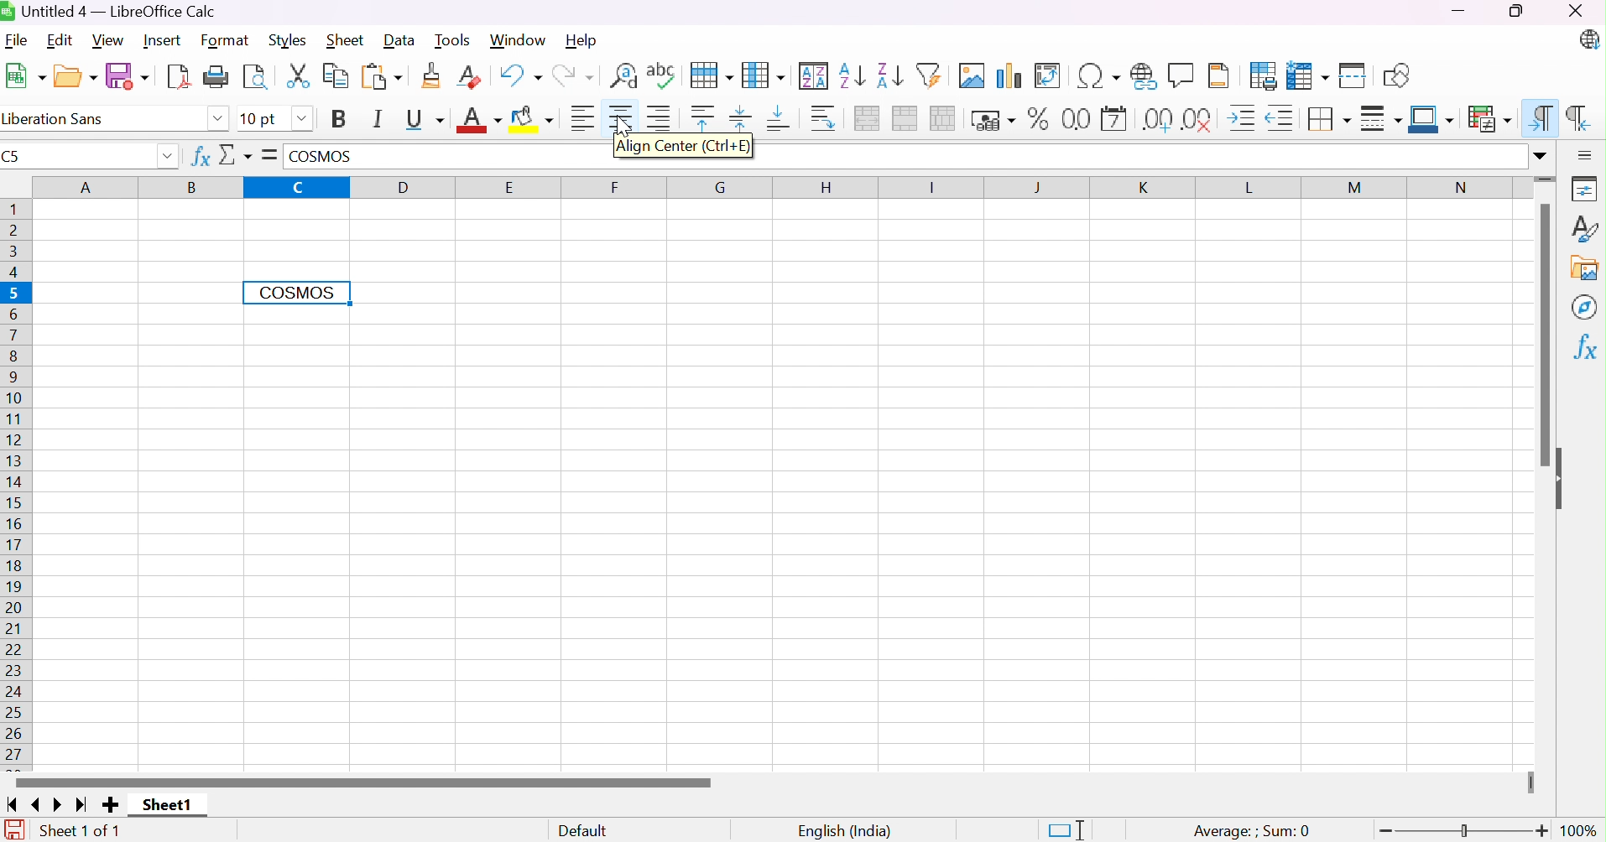  I want to click on Insert Image, so click(971, 75).